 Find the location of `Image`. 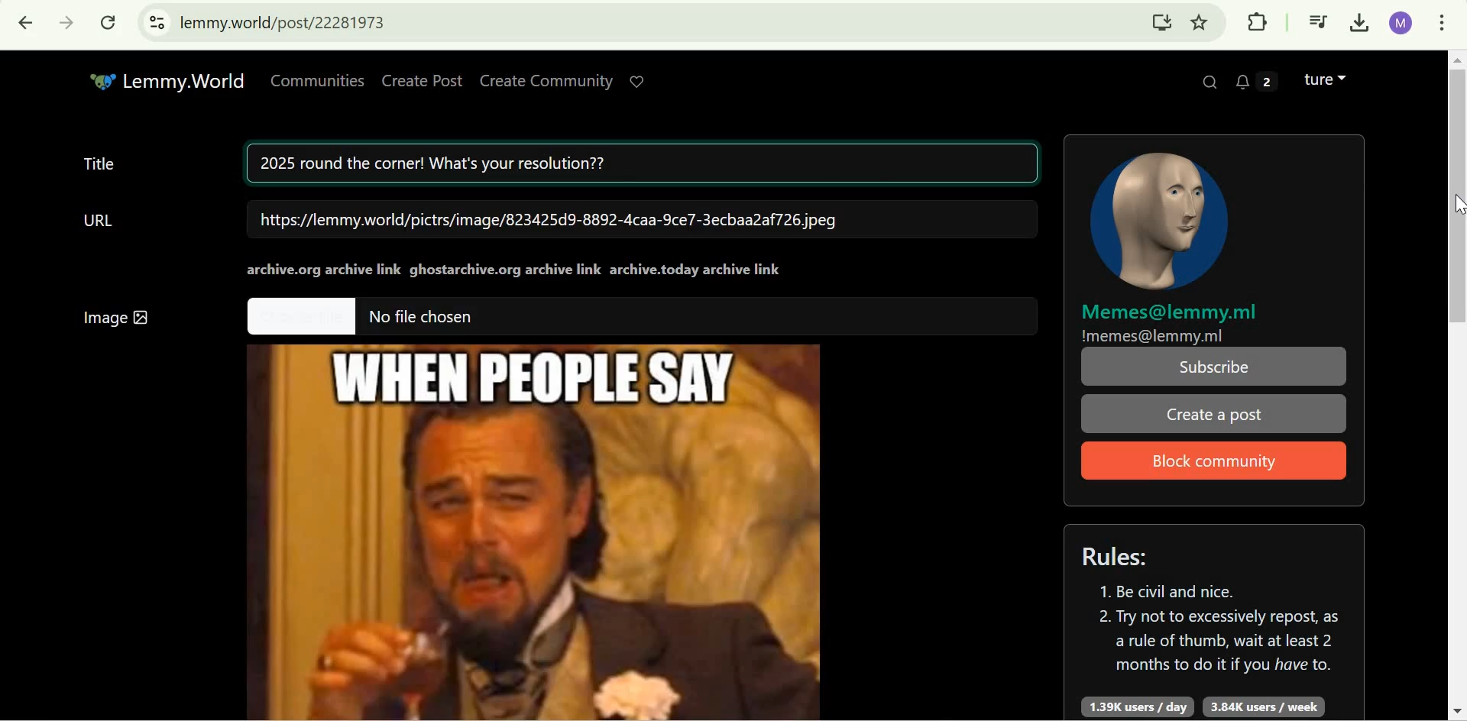

Image is located at coordinates (118, 312).